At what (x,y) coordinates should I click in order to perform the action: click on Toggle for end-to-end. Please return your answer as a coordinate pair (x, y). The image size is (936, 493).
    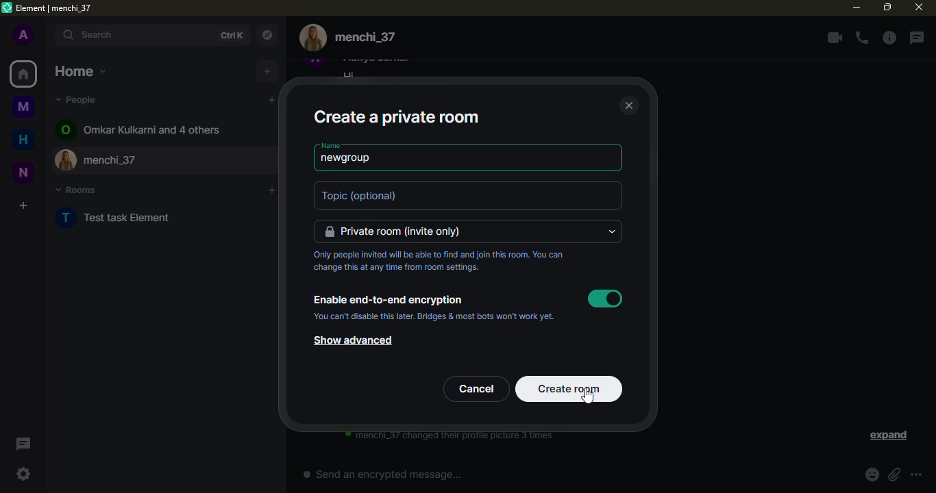
    Looking at the image, I should click on (605, 299).